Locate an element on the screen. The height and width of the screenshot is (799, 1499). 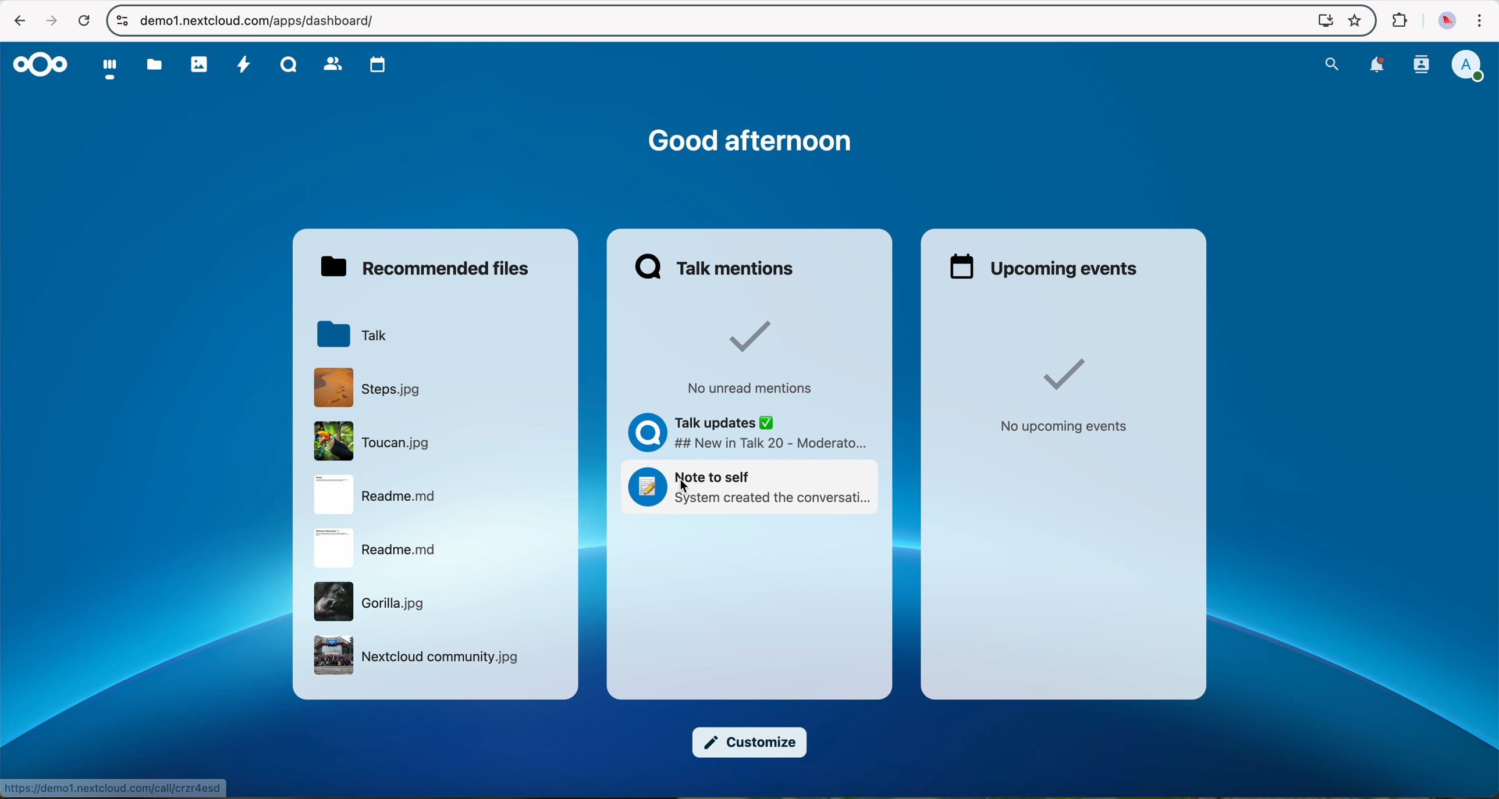
cursor is located at coordinates (687, 490).